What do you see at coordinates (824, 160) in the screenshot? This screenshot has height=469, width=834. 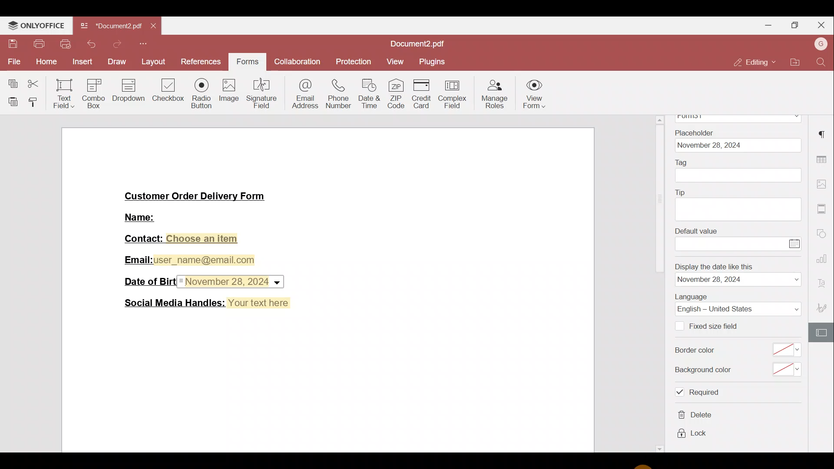 I see `Table settings` at bounding box center [824, 160].